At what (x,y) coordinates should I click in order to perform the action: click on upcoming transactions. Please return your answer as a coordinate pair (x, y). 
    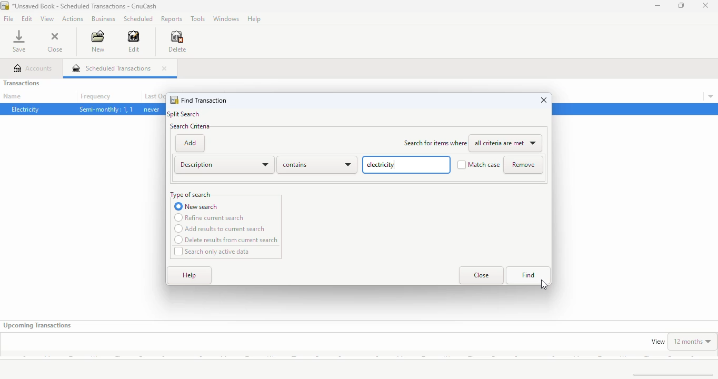
    Looking at the image, I should click on (38, 325).